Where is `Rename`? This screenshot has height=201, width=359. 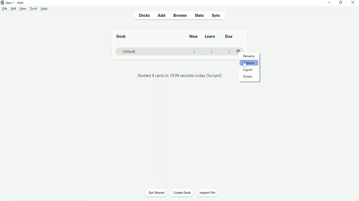 Rename is located at coordinates (249, 56).